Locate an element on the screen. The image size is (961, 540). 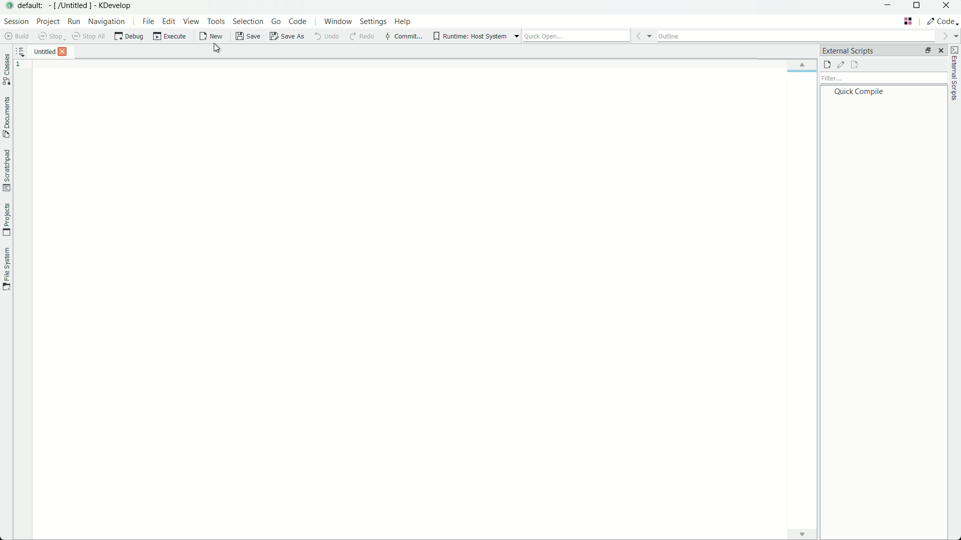
window menu is located at coordinates (338, 21).